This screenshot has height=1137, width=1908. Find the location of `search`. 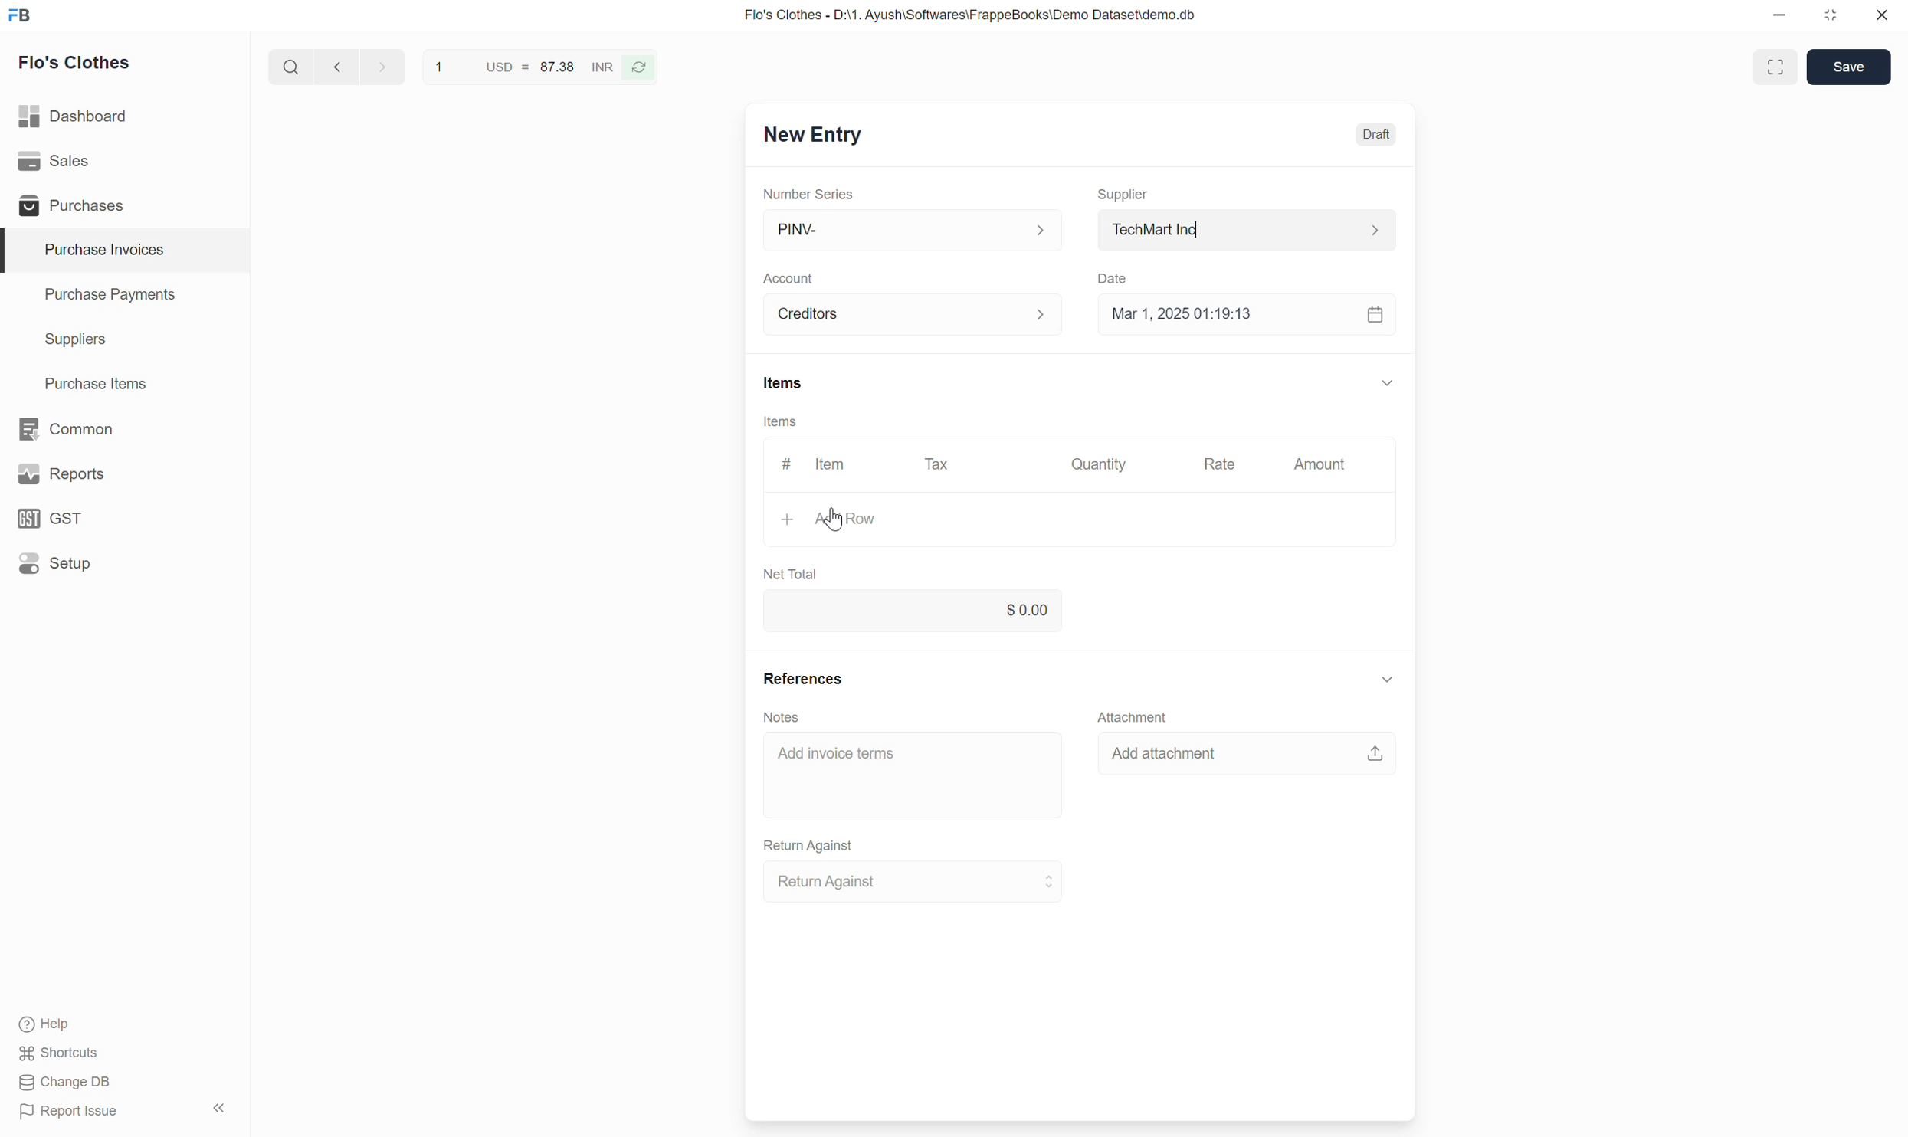

search is located at coordinates (289, 64).